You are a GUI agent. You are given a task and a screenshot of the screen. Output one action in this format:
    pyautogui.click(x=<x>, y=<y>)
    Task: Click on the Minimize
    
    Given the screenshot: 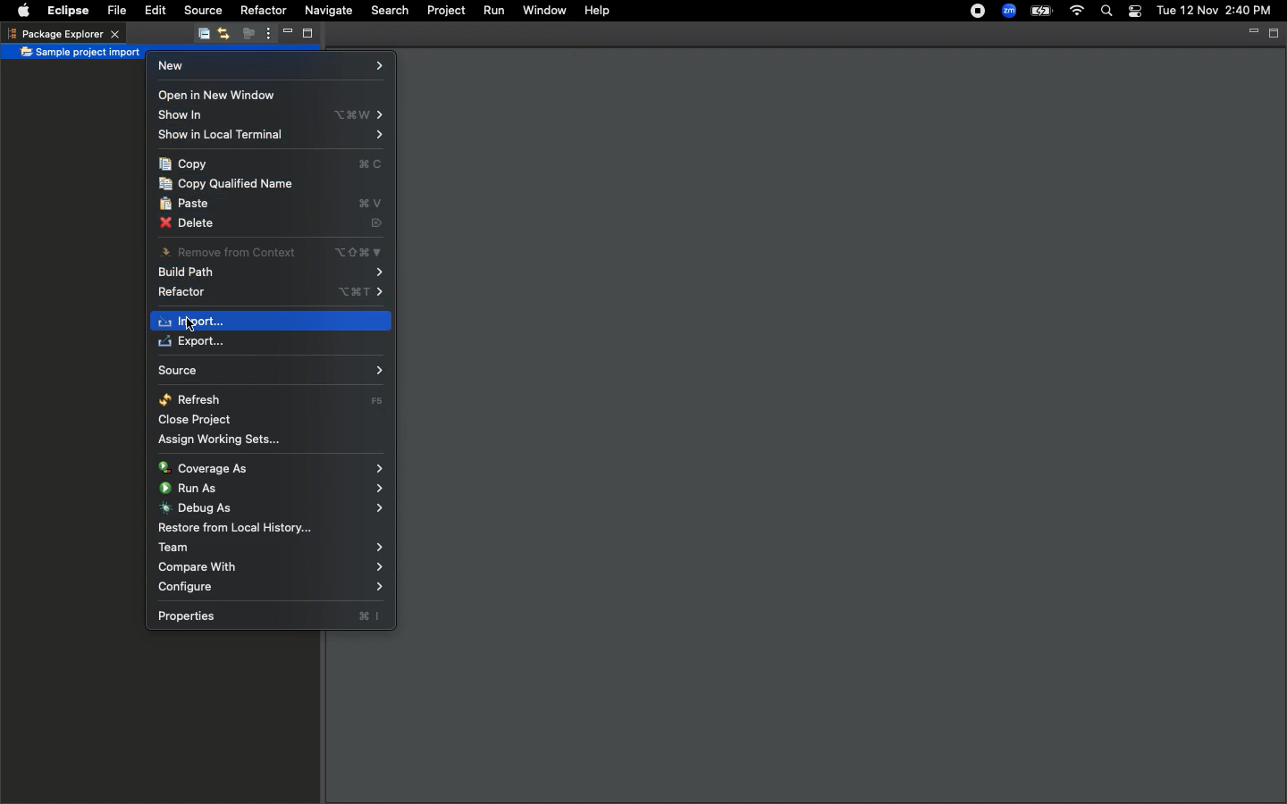 What is the action you would take?
    pyautogui.click(x=282, y=35)
    